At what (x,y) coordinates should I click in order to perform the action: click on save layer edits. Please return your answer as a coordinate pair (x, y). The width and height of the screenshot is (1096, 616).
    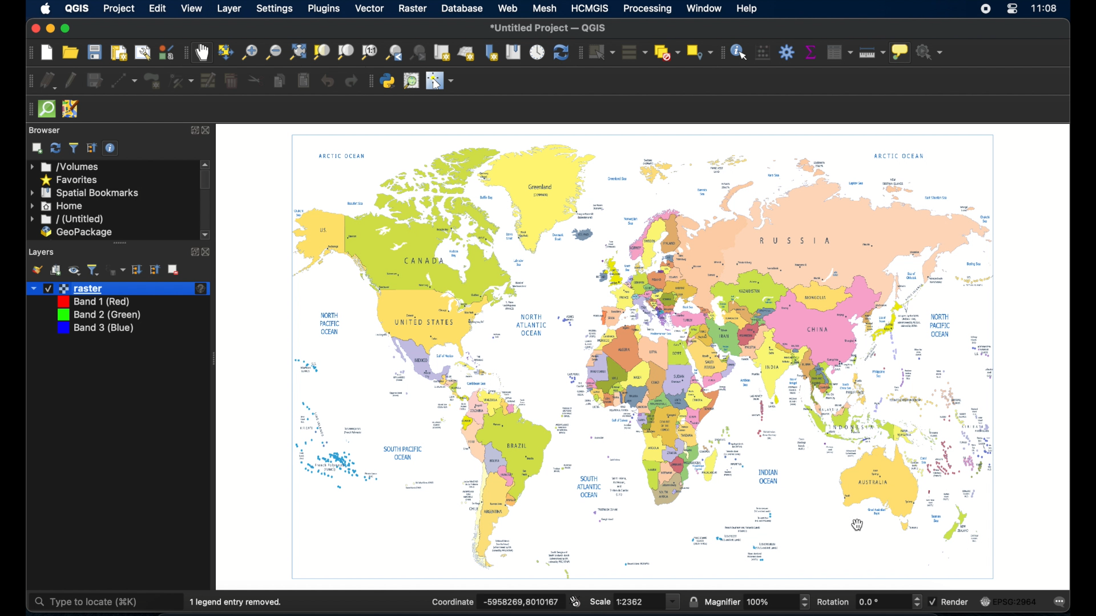
    Looking at the image, I should click on (94, 79).